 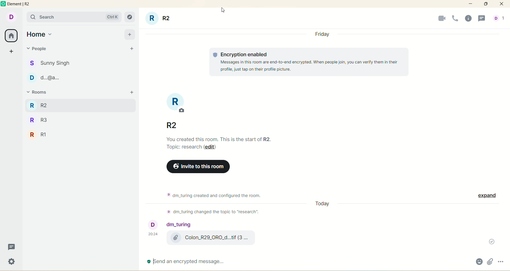 What do you see at coordinates (4, 5) in the screenshot?
I see `logo` at bounding box center [4, 5].